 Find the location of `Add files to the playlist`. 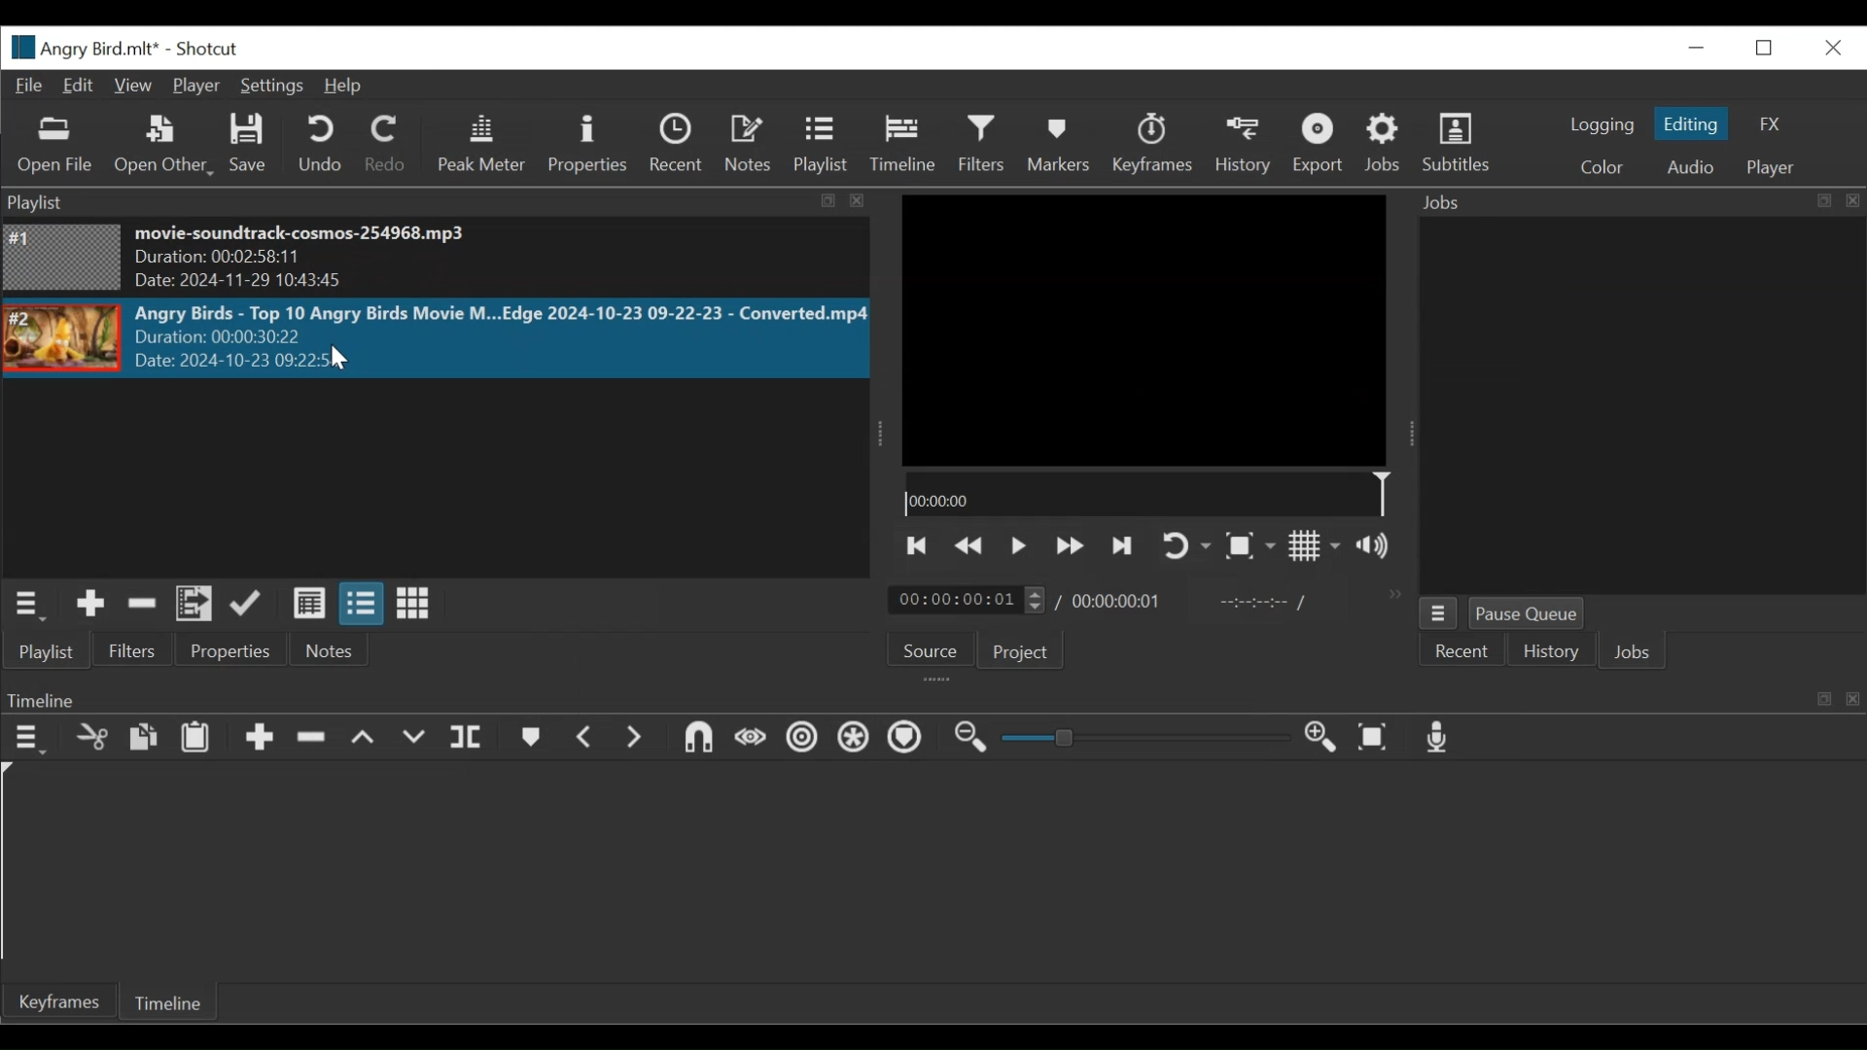

Add files to the playlist is located at coordinates (195, 605).